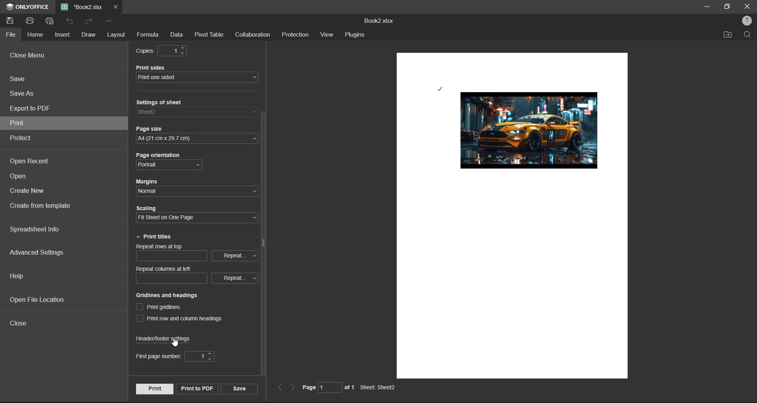  Describe the element at coordinates (293, 388) in the screenshot. I see `next` at that location.